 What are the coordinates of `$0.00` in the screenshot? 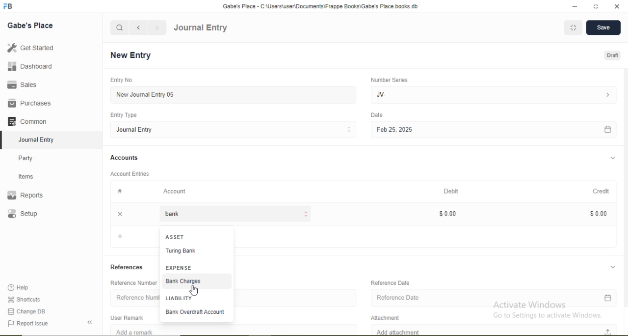 It's located at (595, 213).